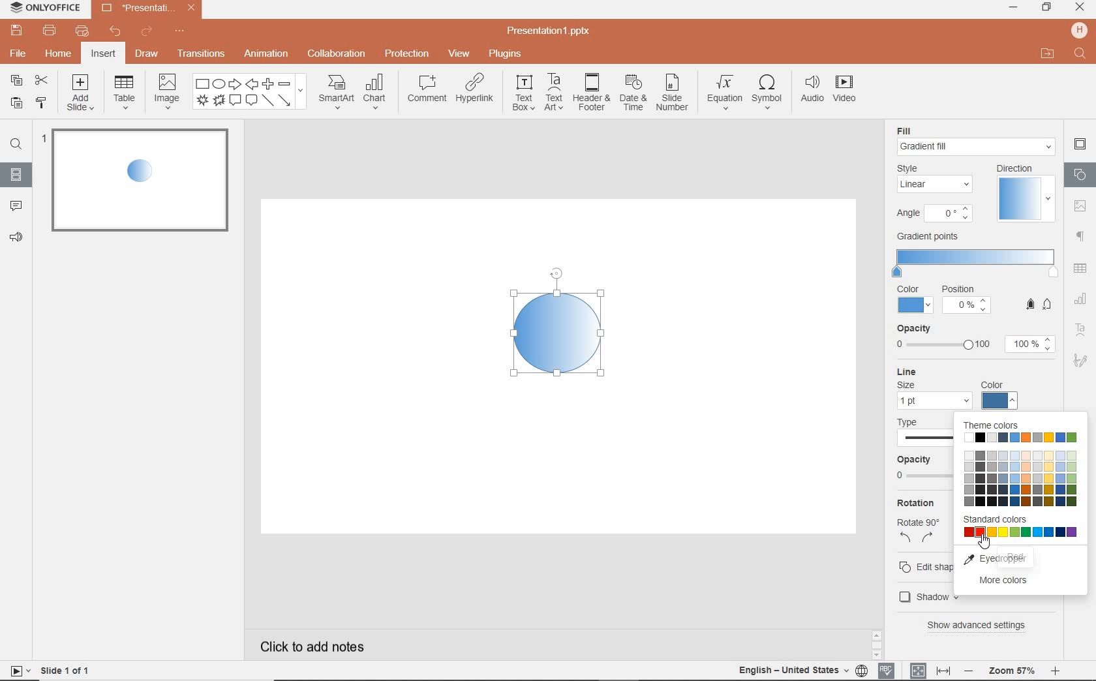 Image resolution: width=1096 pixels, height=681 pixels. I want to click on header & footer, so click(592, 94).